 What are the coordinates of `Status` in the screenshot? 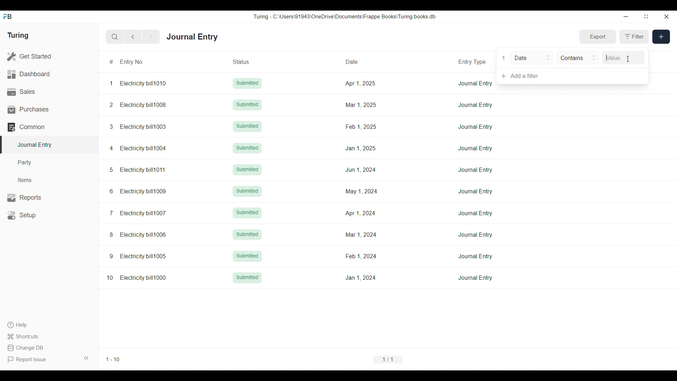 It's located at (249, 61).